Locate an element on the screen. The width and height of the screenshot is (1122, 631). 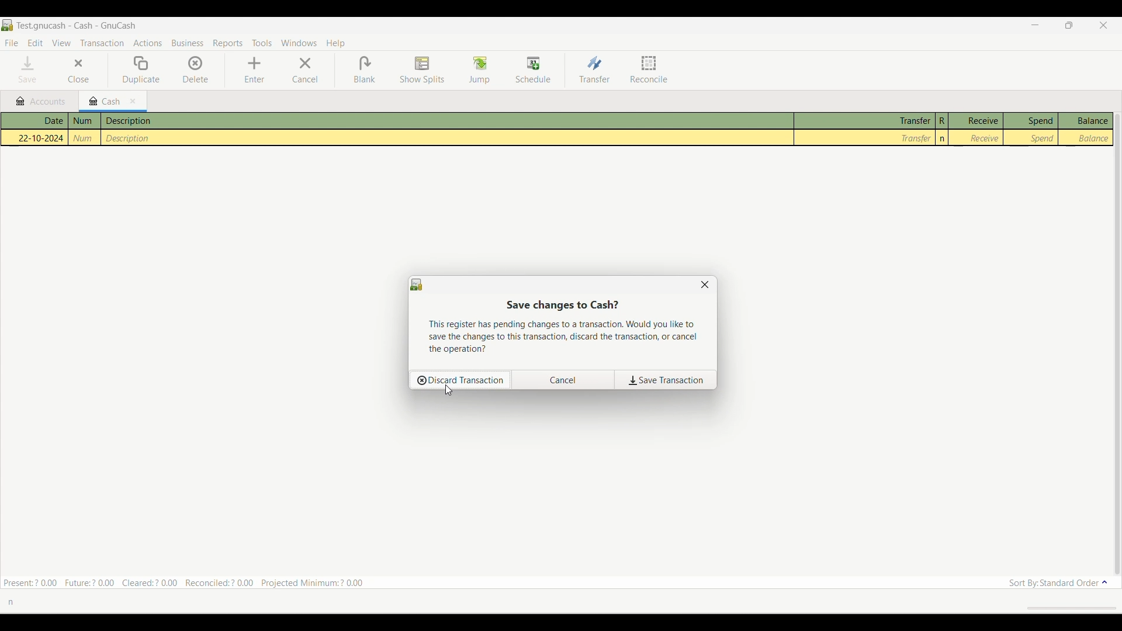
Transfer is located at coordinates (595, 70).